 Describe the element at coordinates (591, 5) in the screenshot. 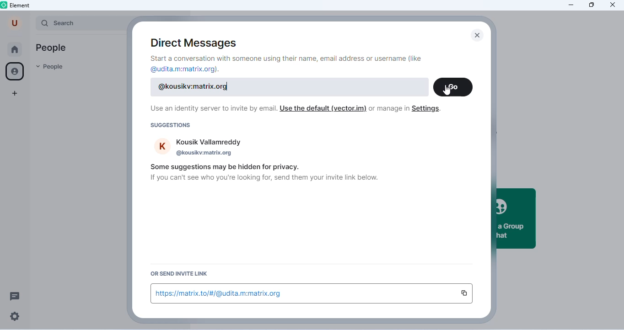

I see `maximize` at that location.